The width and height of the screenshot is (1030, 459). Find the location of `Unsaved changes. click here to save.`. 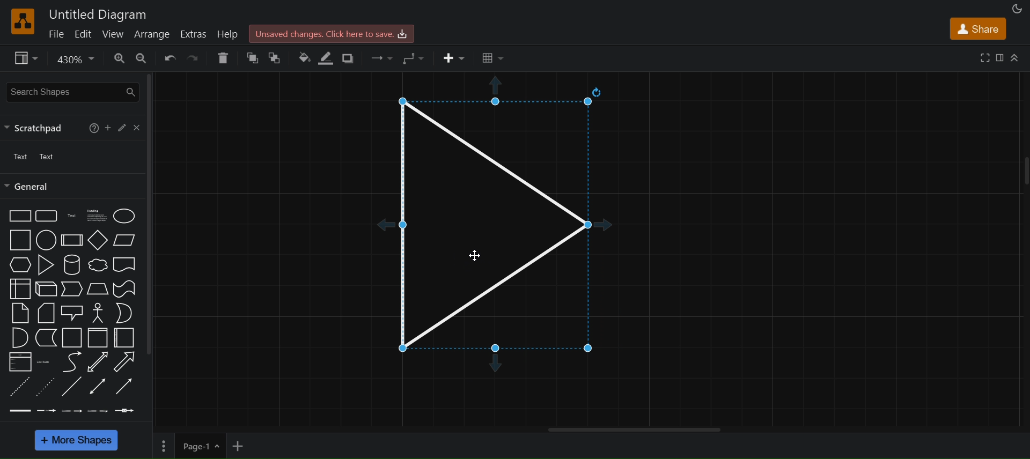

Unsaved changes. click here to save. is located at coordinates (333, 33).